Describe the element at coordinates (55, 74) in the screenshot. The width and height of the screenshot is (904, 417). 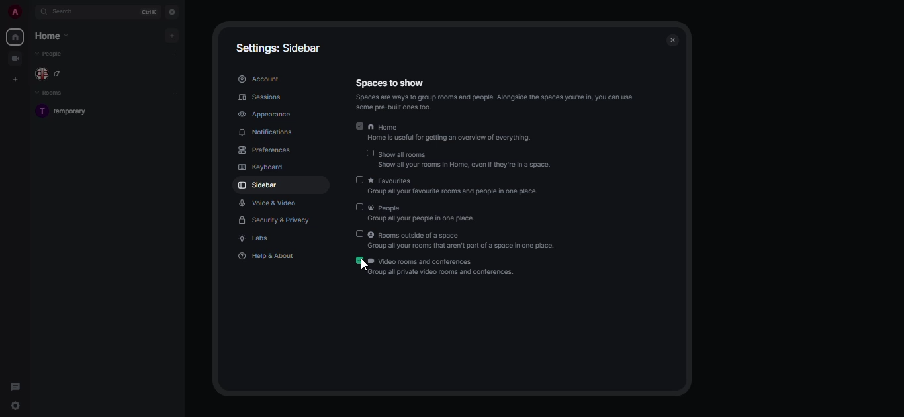
I see `people` at that location.